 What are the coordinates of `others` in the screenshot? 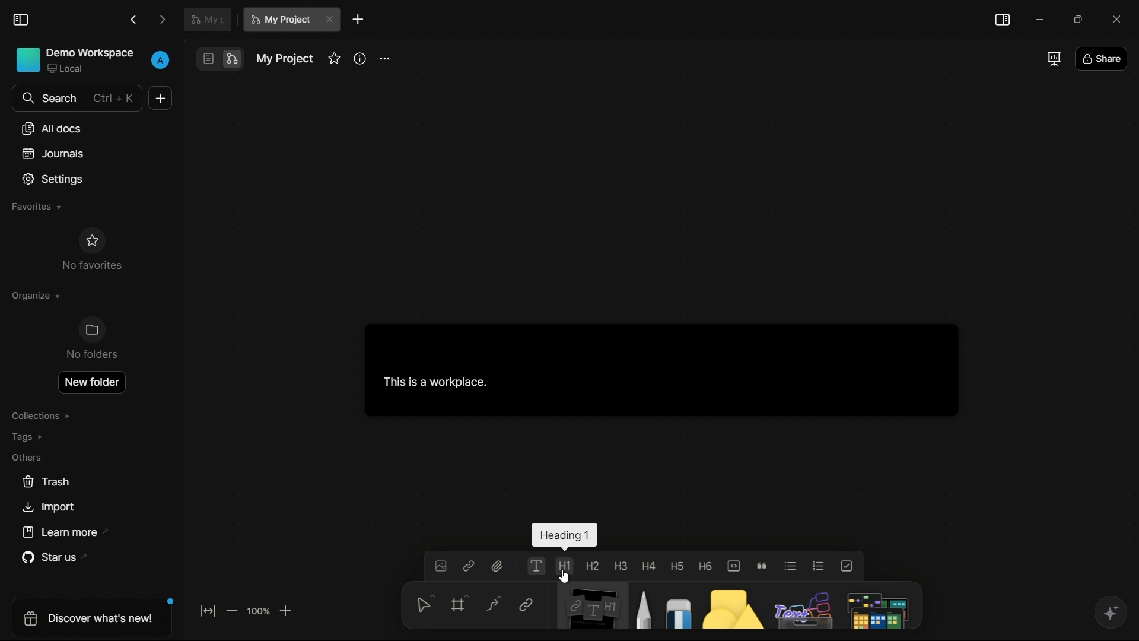 It's located at (800, 606).